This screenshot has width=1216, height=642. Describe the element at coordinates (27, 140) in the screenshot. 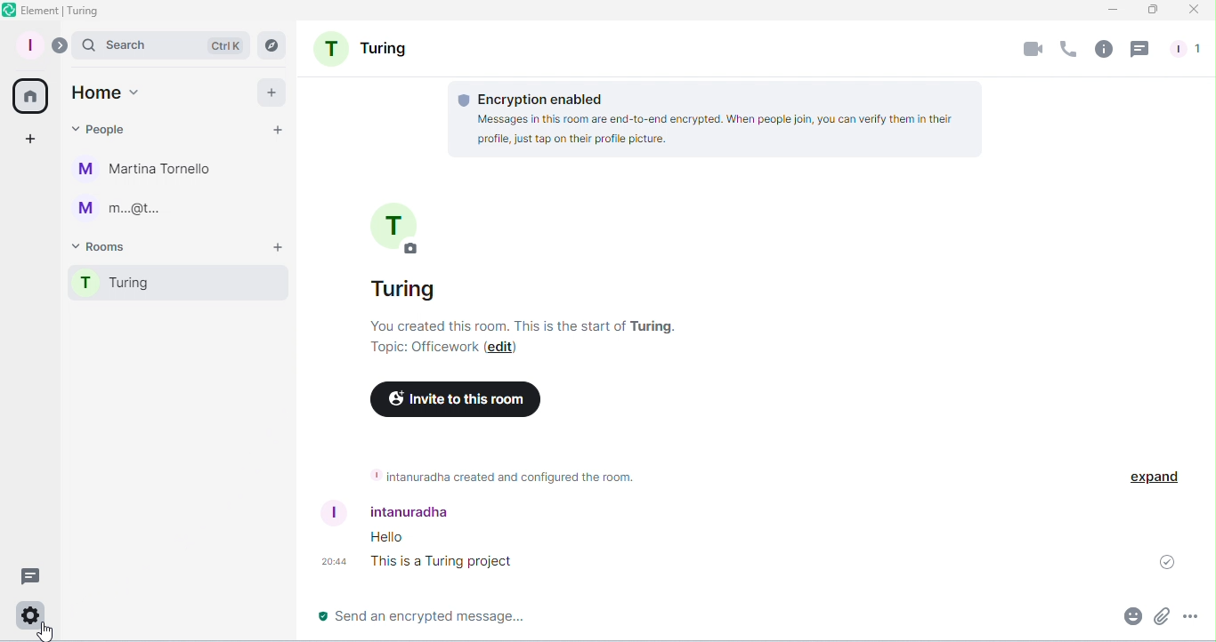

I see `Create a space` at that location.